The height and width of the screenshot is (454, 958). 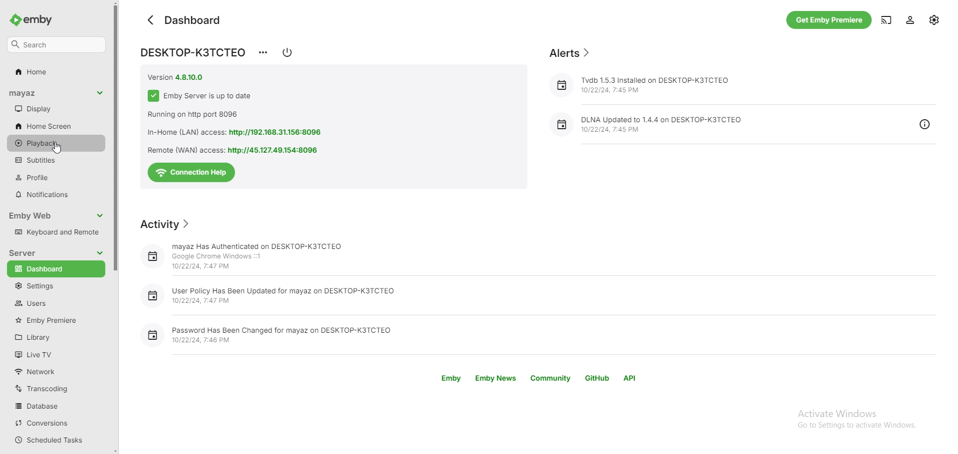 I want to click on collapse, so click(x=100, y=93).